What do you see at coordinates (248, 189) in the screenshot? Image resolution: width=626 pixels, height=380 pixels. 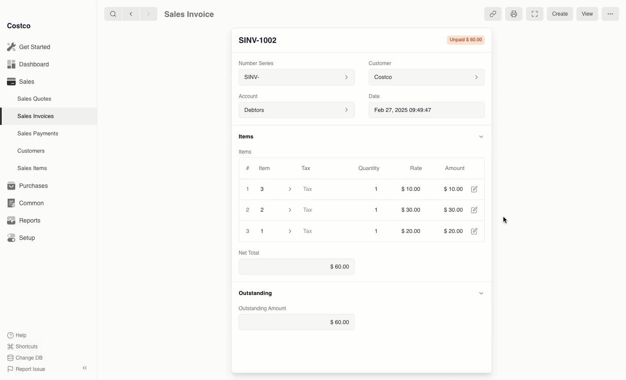 I see `1` at bounding box center [248, 189].